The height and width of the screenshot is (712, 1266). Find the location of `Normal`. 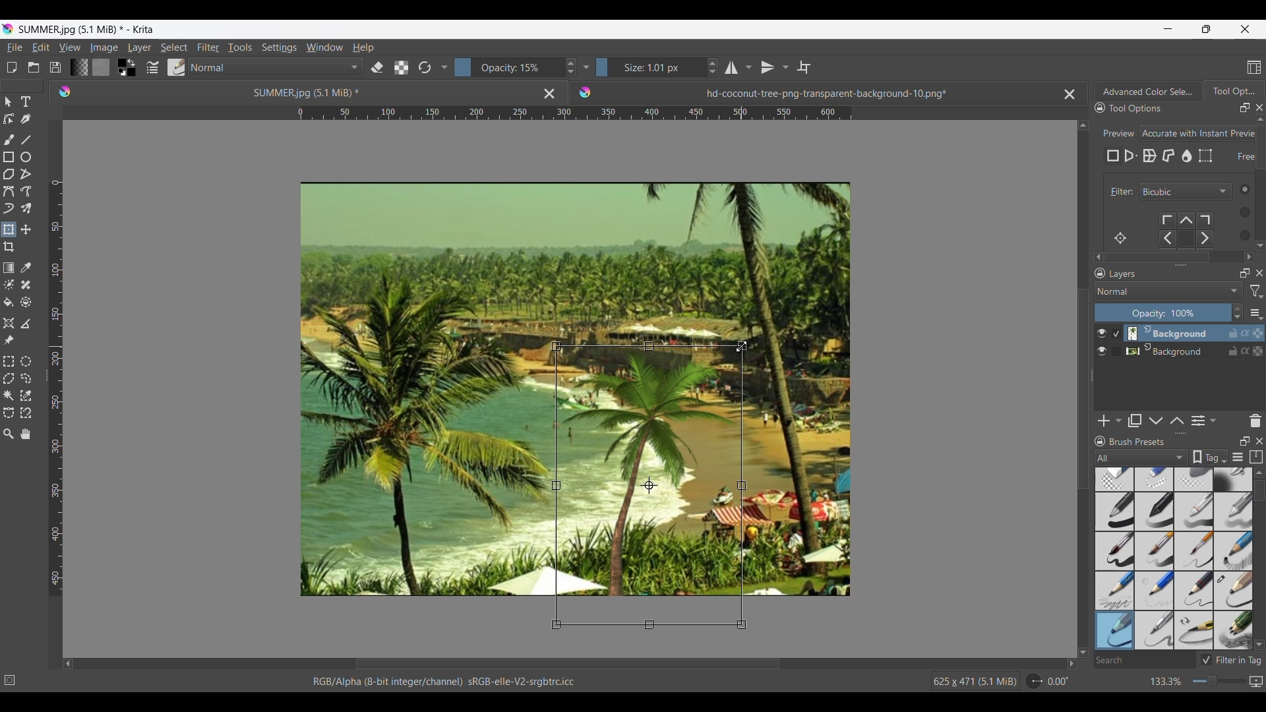

Normal is located at coordinates (276, 67).